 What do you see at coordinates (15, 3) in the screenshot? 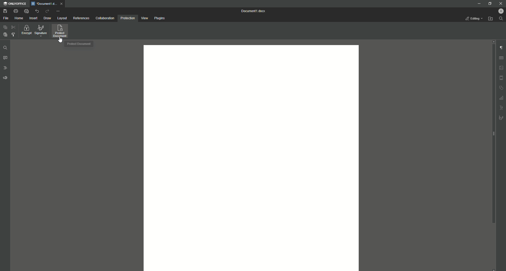
I see `ONLYOFFICE` at bounding box center [15, 3].